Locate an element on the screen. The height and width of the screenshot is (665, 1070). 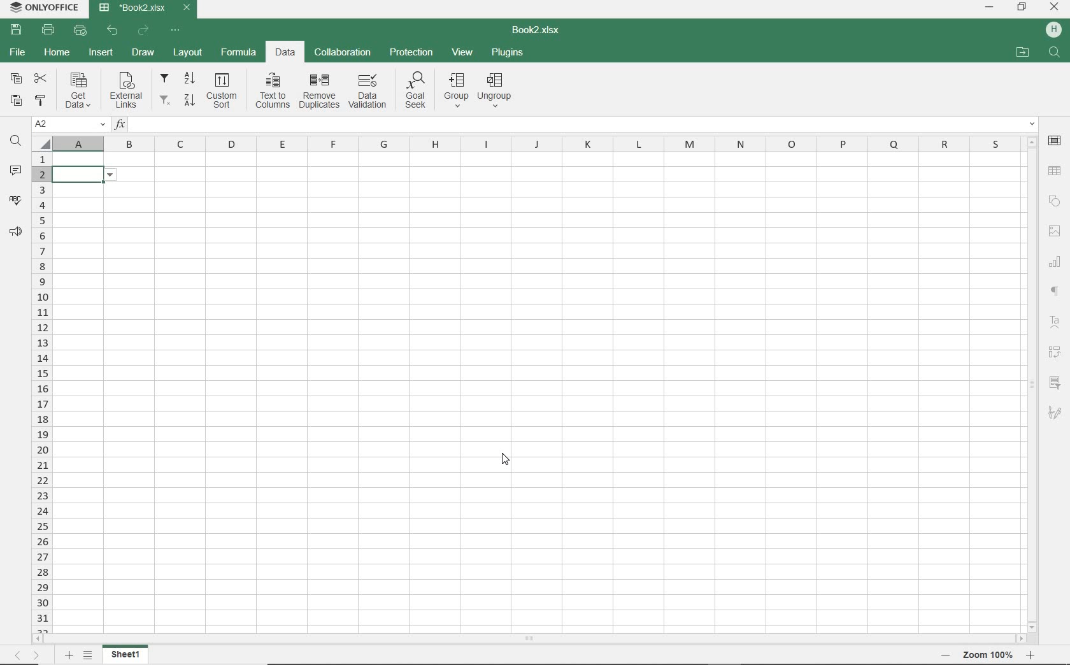
data validation for list is located at coordinates (91, 175).